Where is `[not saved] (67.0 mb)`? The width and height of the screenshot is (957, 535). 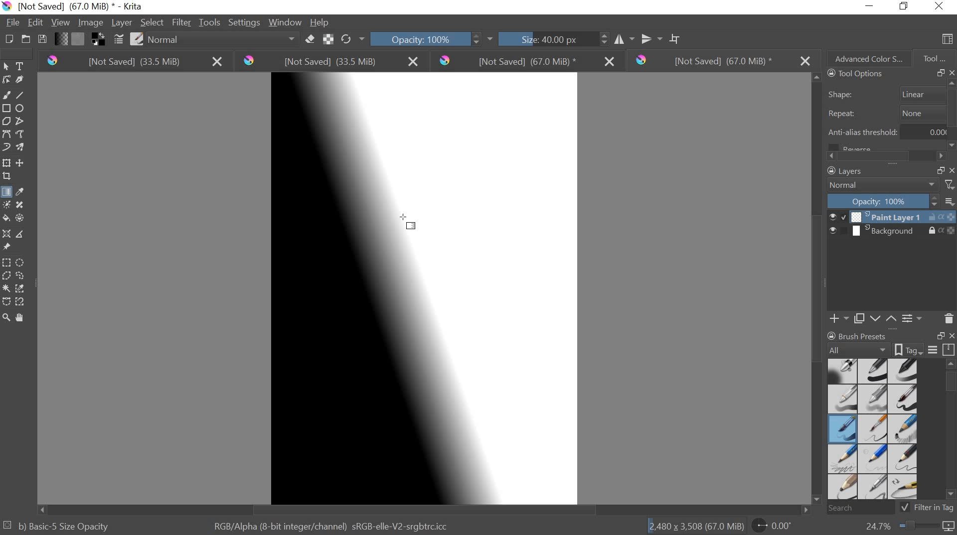
[not saved] (67.0 mb) is located at coordinates (526, 61).